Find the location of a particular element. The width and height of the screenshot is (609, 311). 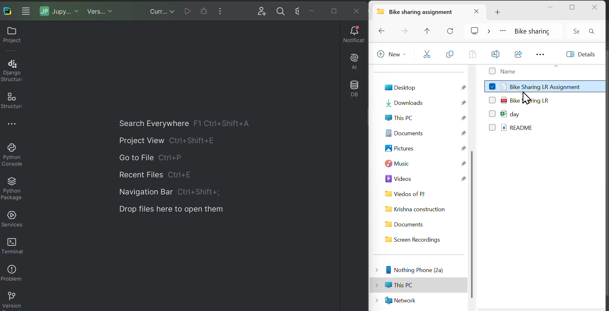

New is located at coordinates (391, 55).